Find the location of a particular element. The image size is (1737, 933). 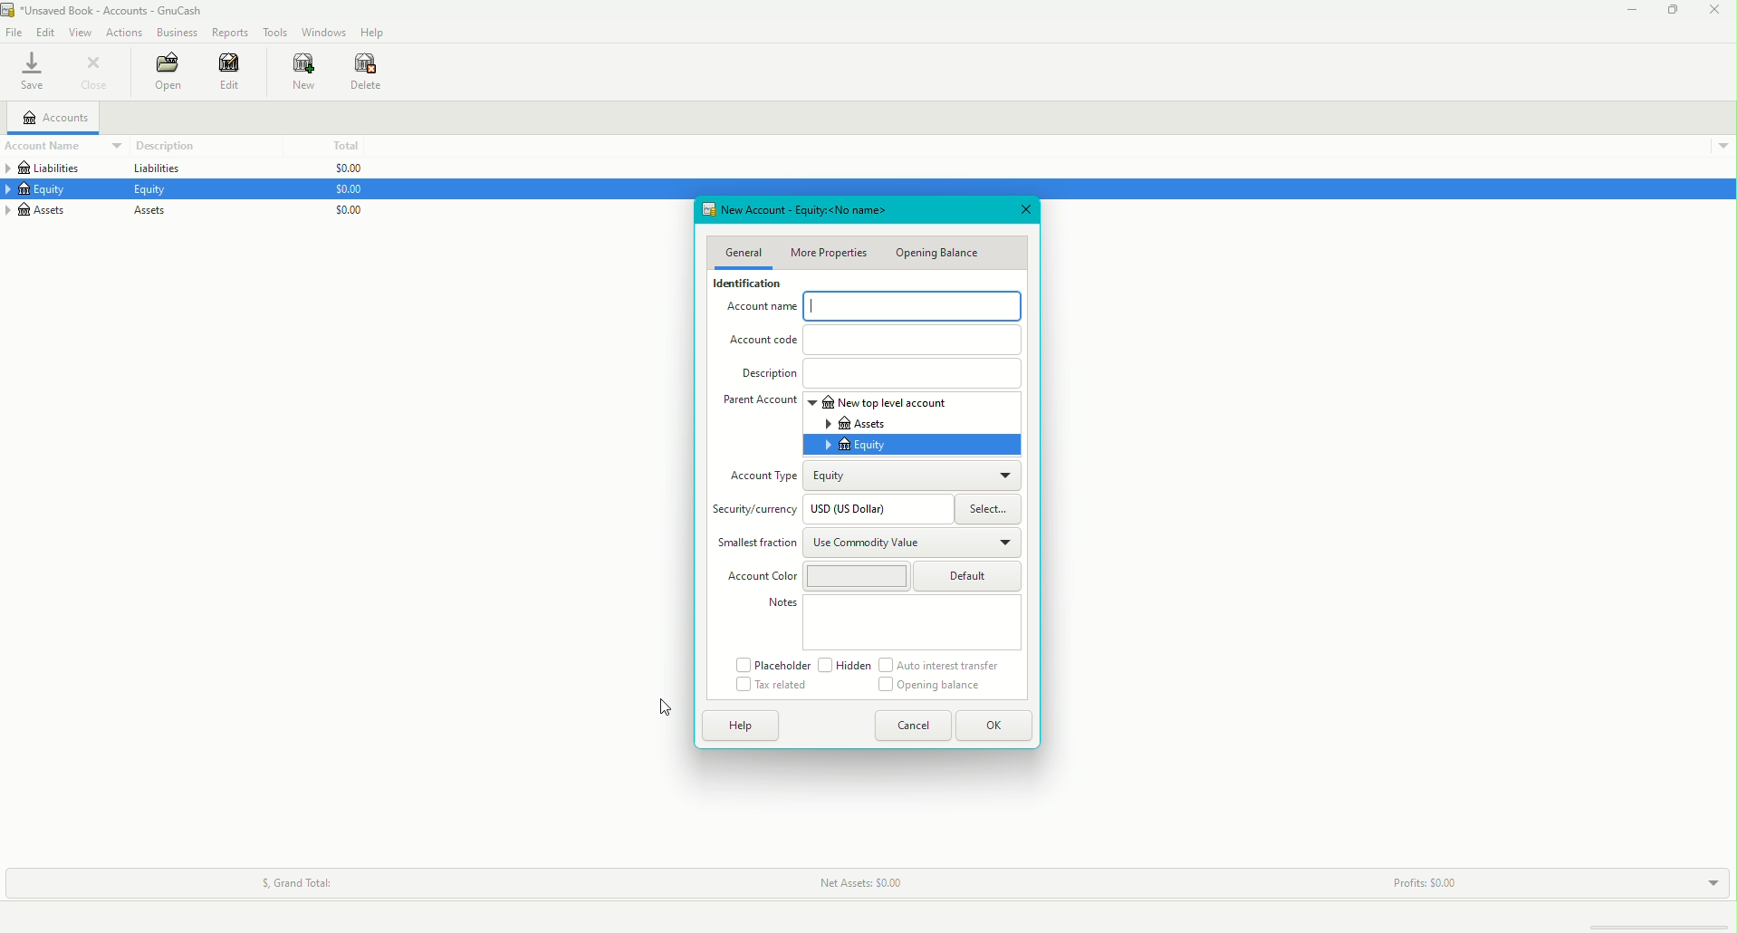

 is located at coordinates (153, 190).